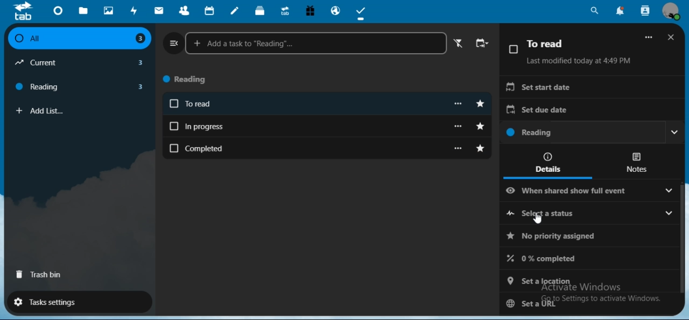 This screenshot has width=689, height=320. I want to click on trash bin, so click(40, 276).